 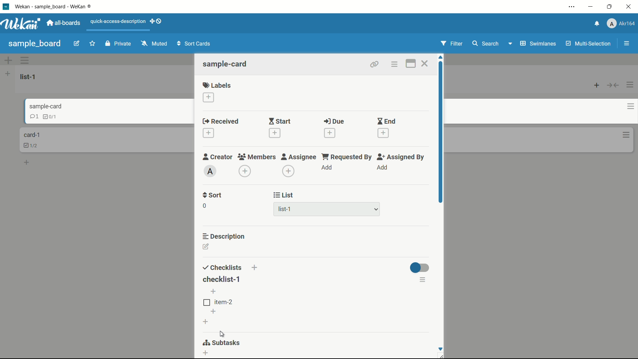 What do you see at coordinates (327, 208) in the screenshot?
I see `list-1` at bounding box center [327, 208].